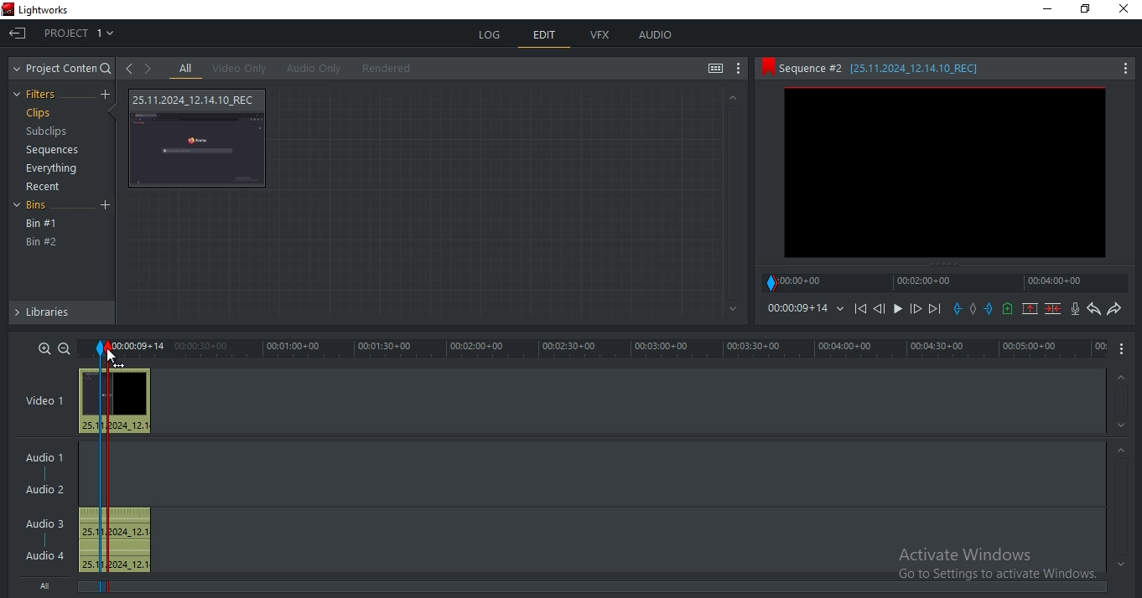  What do you see at coordinates (62, 10) in the screenshot?
I see `Lightworks` at bounding box center [62, 10].